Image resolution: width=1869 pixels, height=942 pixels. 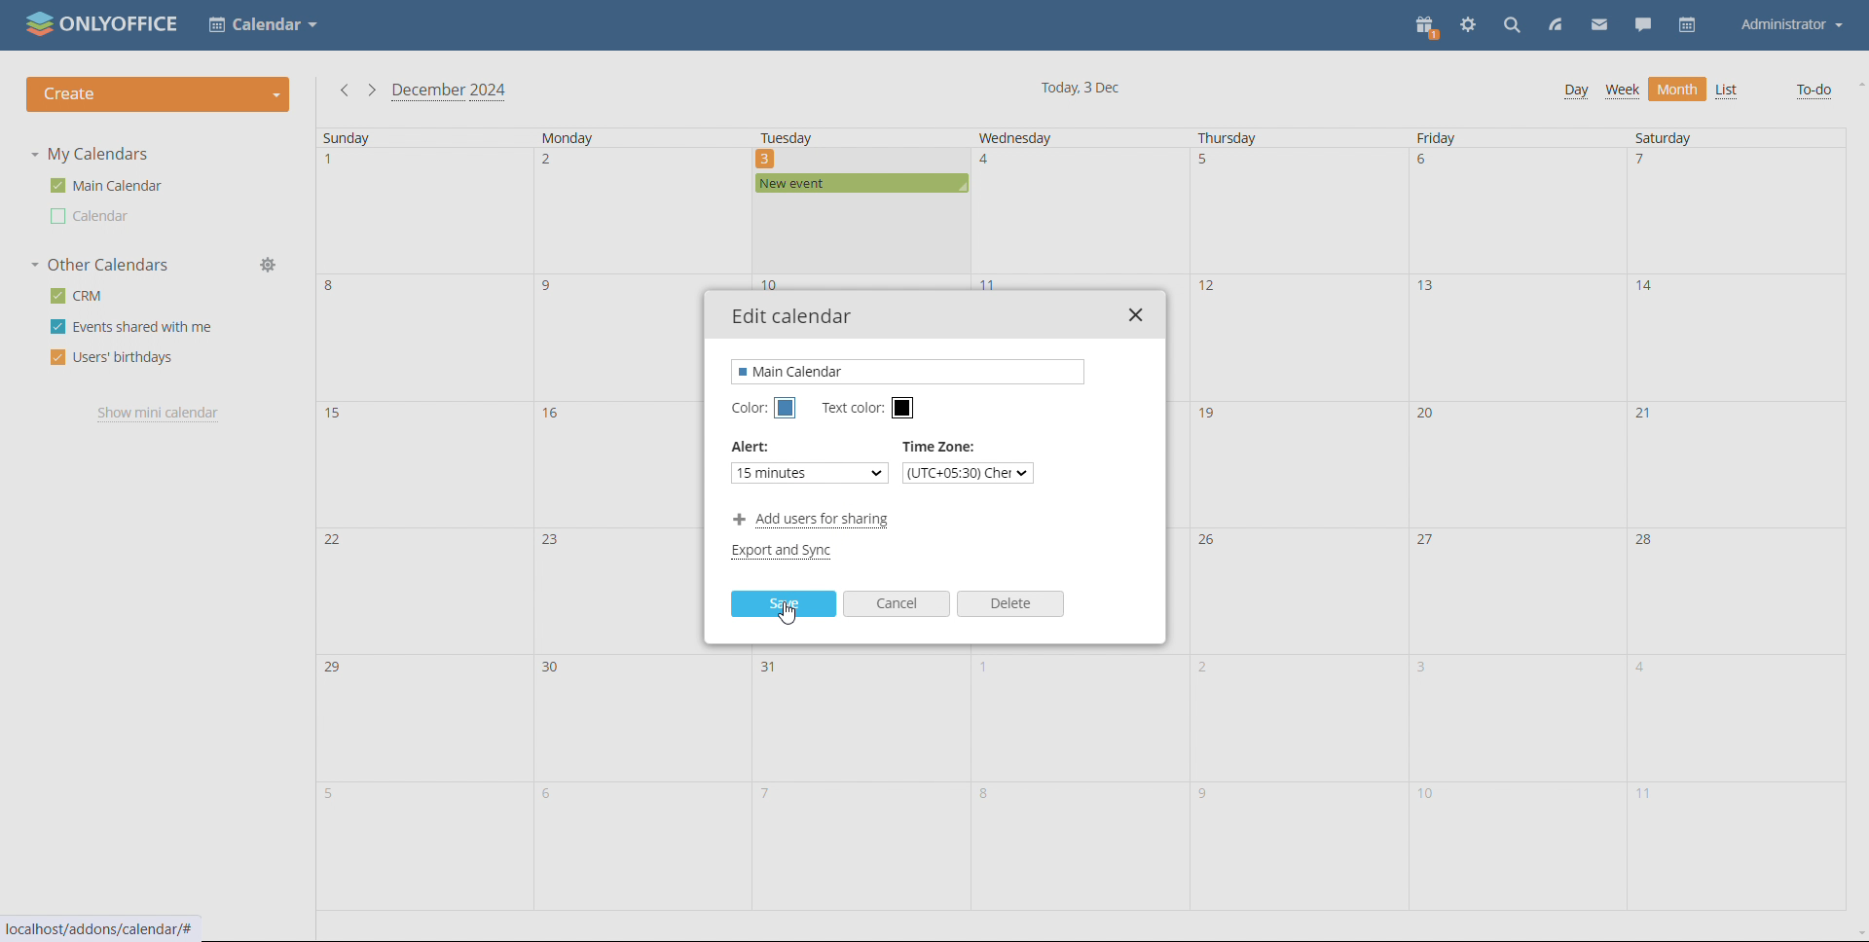 I want to click on events shared with me, so click(x=132, y=327).